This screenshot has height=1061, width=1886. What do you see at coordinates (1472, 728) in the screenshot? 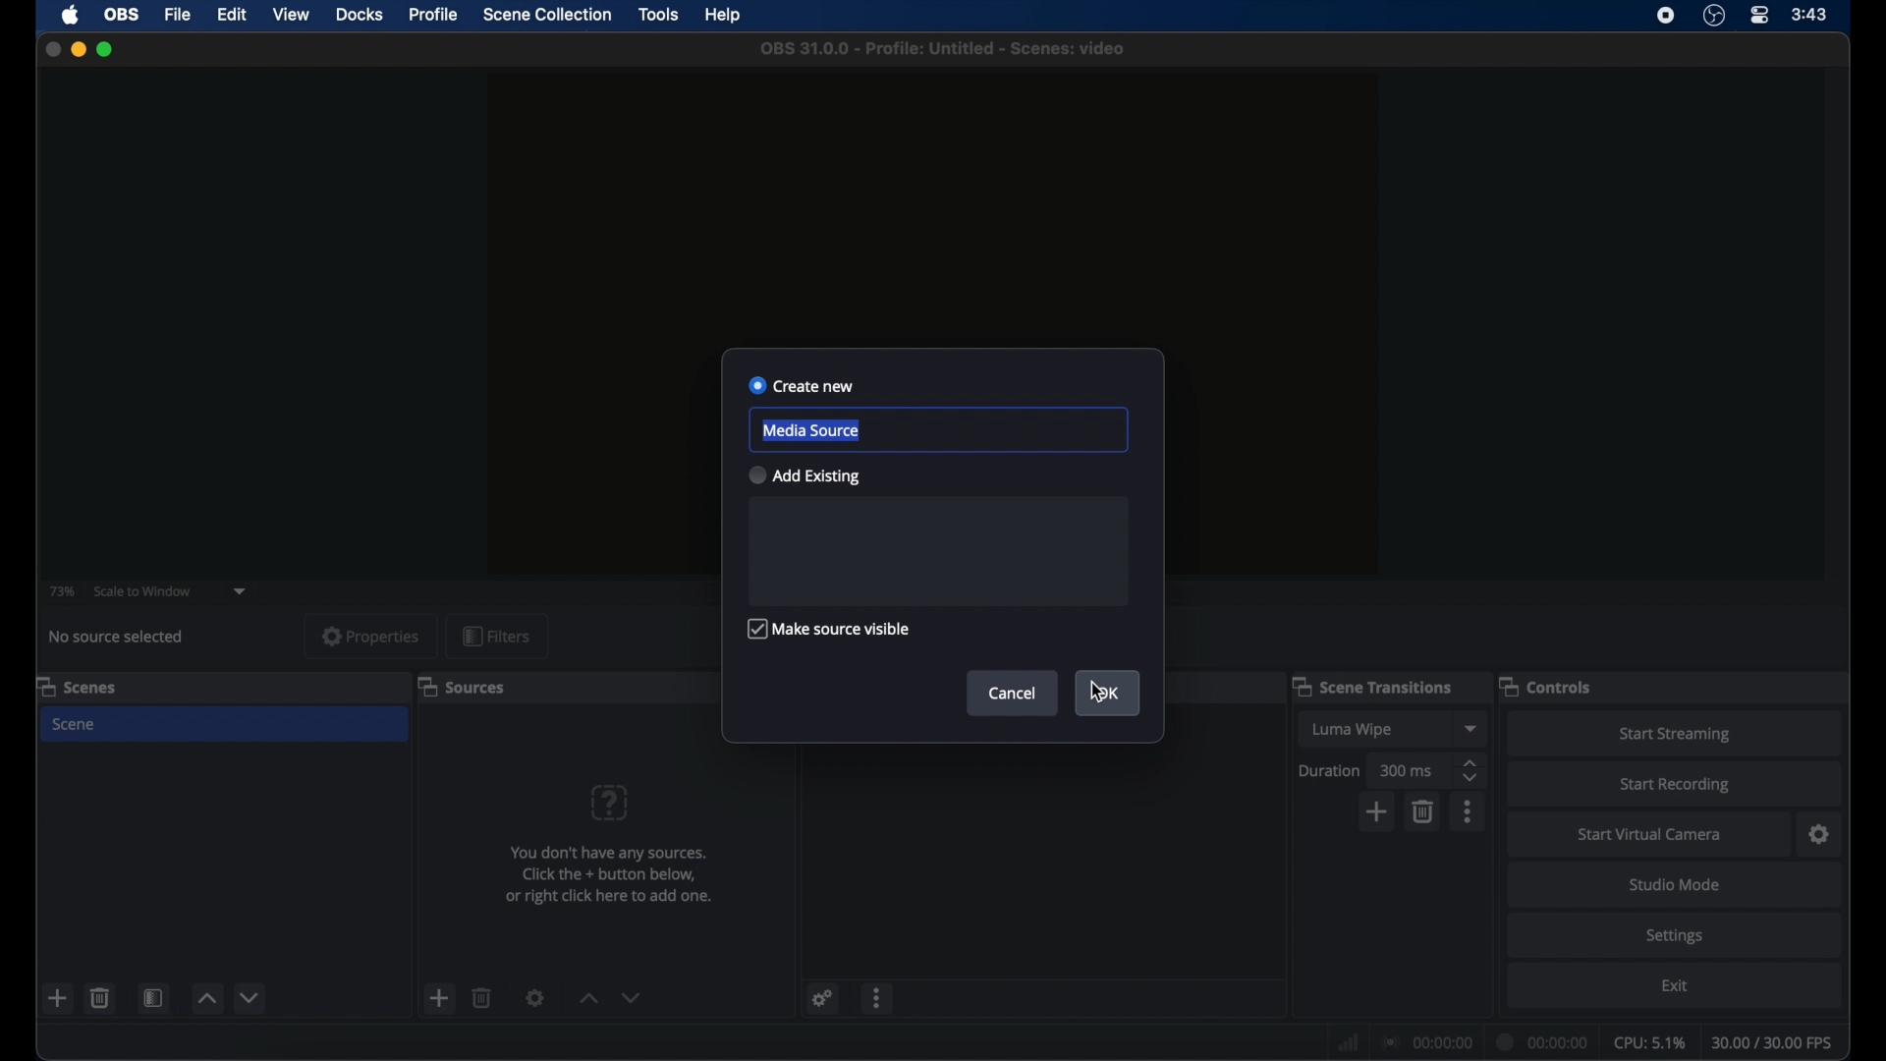
I see `dropdown` at bounding box center [1472, 728].